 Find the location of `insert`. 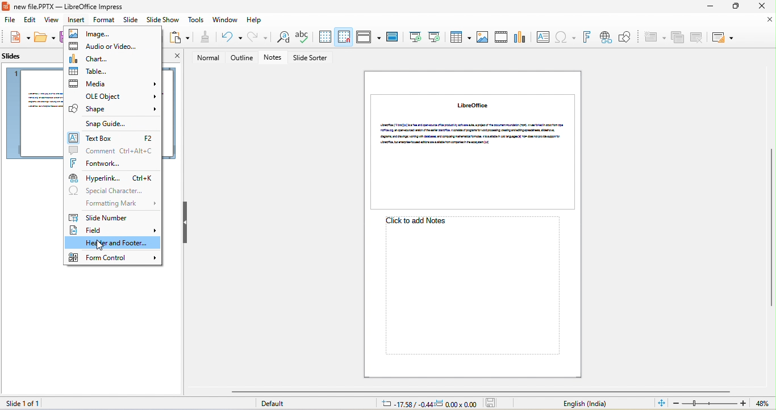

insert is located at coordinates (77, 20).